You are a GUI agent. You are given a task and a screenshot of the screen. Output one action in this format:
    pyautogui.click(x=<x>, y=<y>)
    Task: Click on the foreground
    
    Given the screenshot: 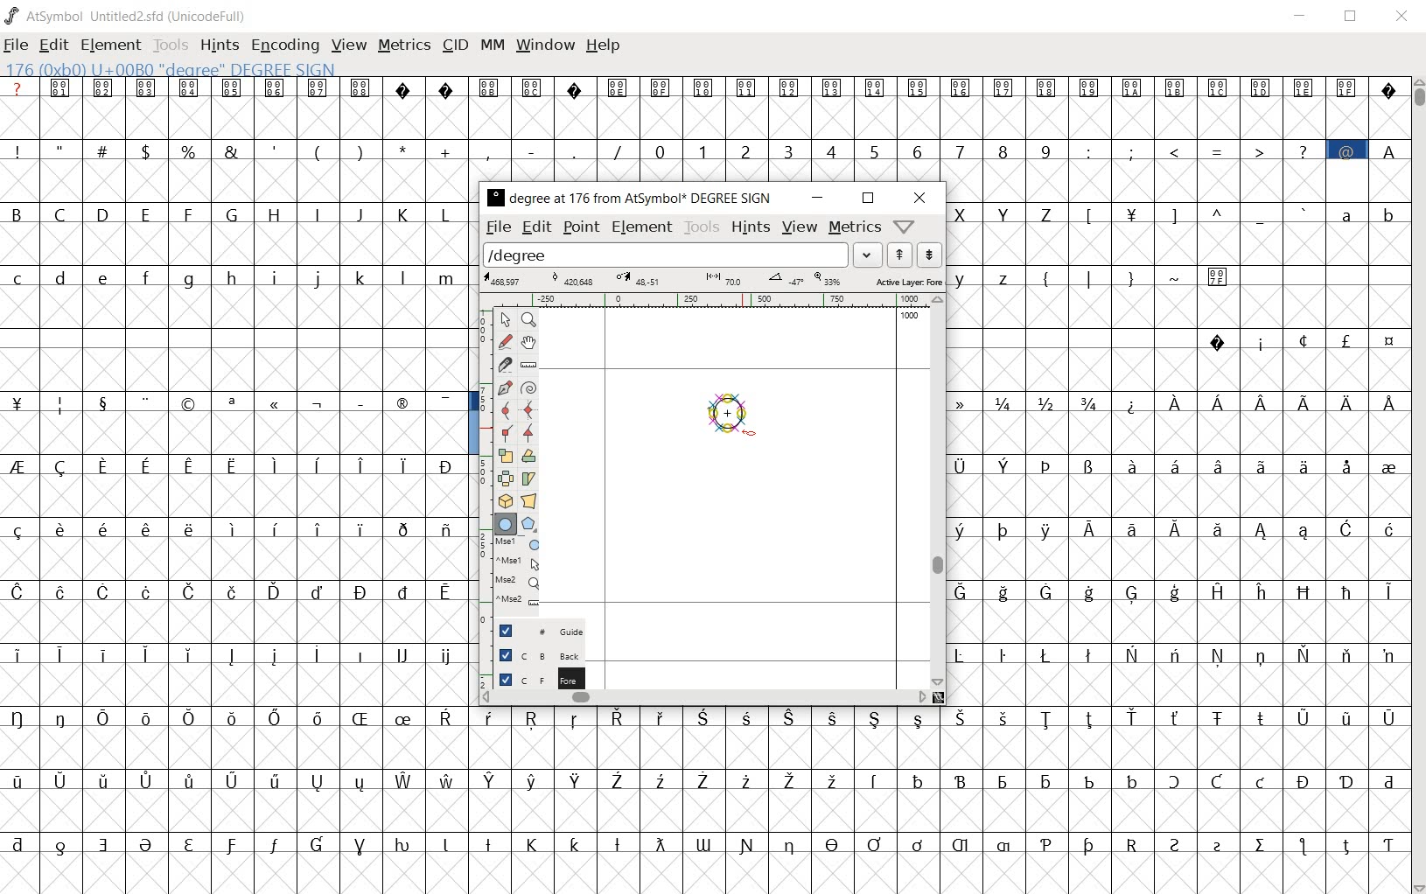 What is the action you would take?
    pyautogui.click(x=531, y=681)
    